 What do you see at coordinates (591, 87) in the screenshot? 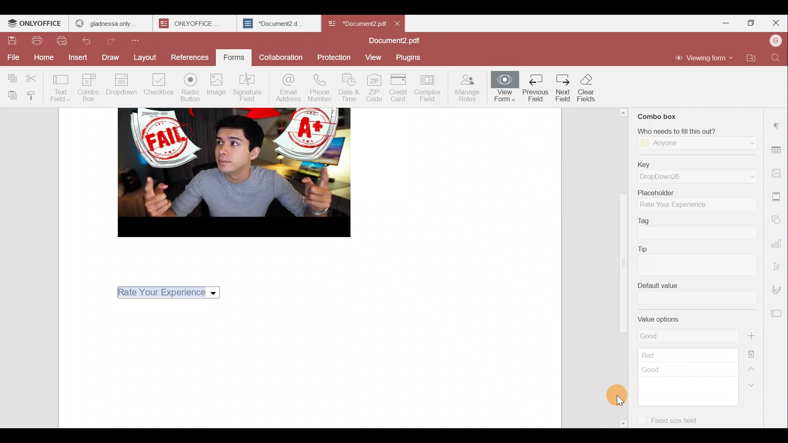
I see `clearfields` at bounding box center [591, 87].